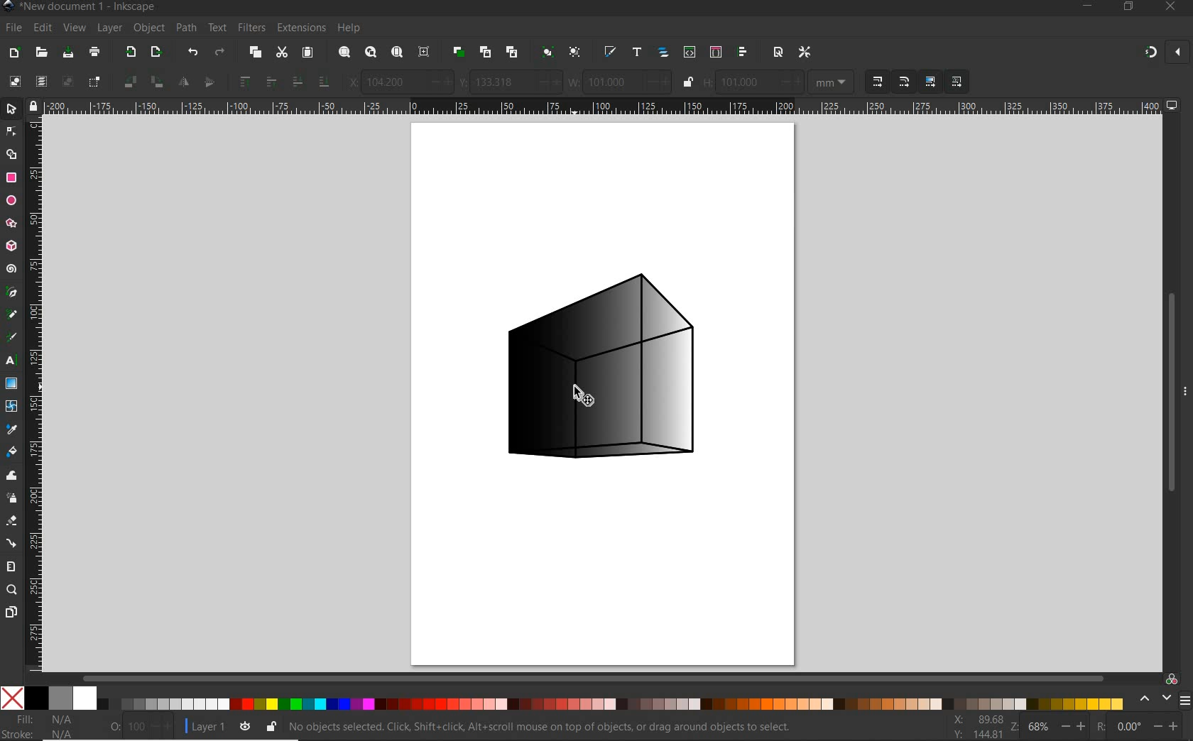 The width and height of the screenshot is (1193, 741). What do you see at coordinates (89, 7) in the screenshot?
I see `title` at bounding box center [89, 7].